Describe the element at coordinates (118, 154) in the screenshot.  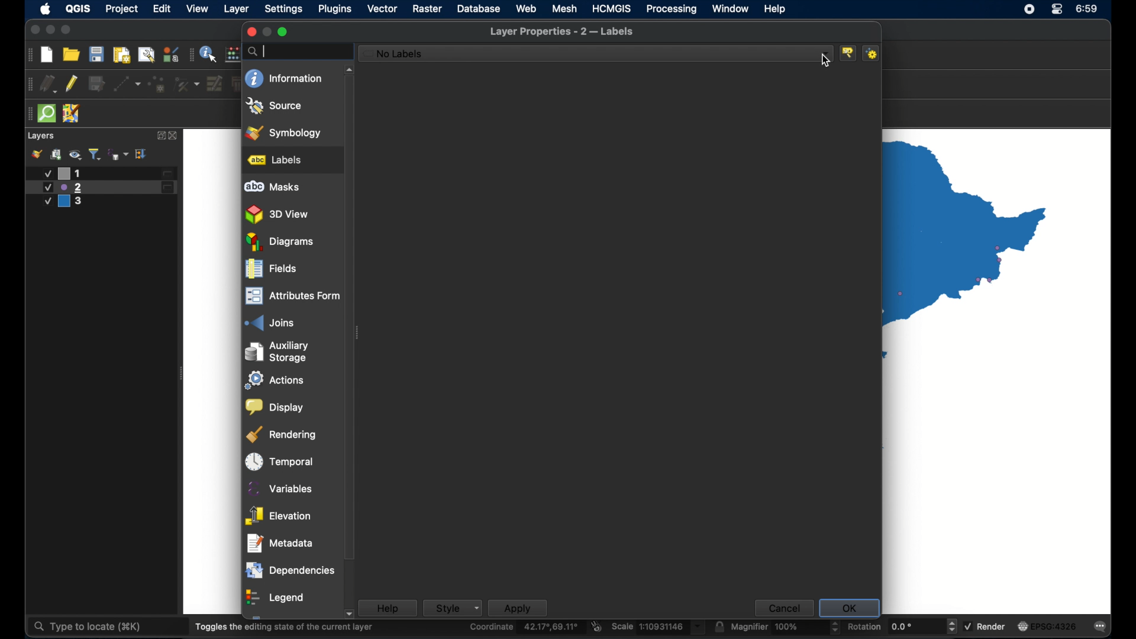
I see `filter legend by expression` at that location.